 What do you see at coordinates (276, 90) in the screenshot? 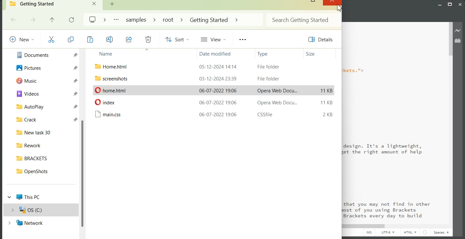
I see `Opera Web Document` at bounding box center [276, 90].